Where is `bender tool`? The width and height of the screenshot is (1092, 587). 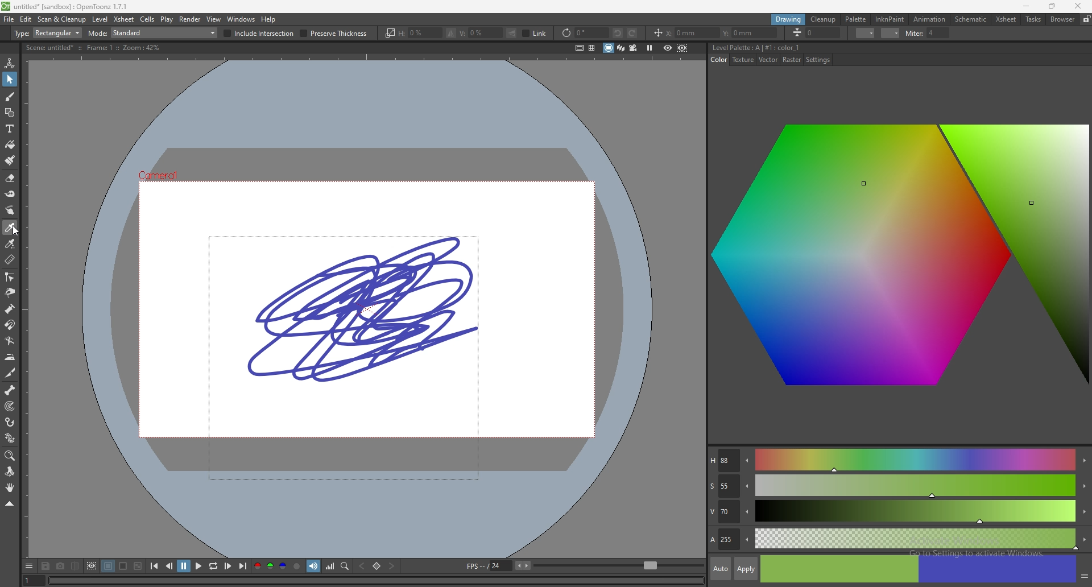 bender tool is located at coordinates (9, 340).